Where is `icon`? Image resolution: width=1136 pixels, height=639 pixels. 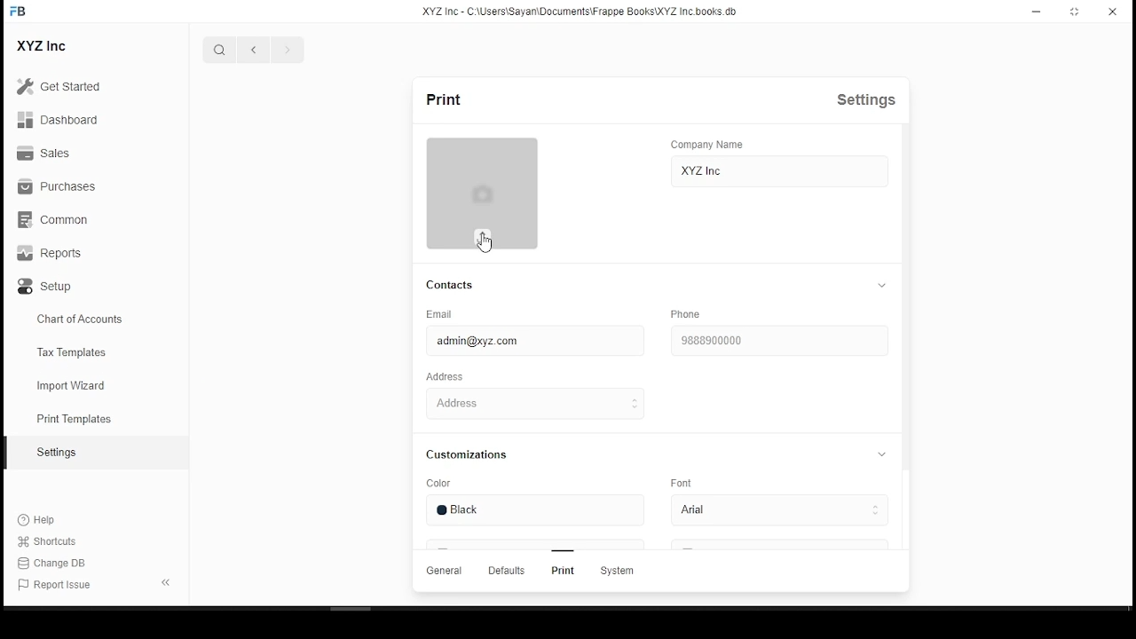
icon is located at coordinates (24, 15).